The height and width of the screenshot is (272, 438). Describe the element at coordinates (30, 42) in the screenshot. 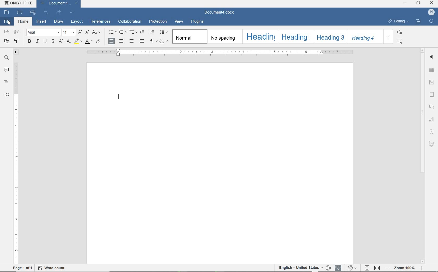

I see `bold` at that location.